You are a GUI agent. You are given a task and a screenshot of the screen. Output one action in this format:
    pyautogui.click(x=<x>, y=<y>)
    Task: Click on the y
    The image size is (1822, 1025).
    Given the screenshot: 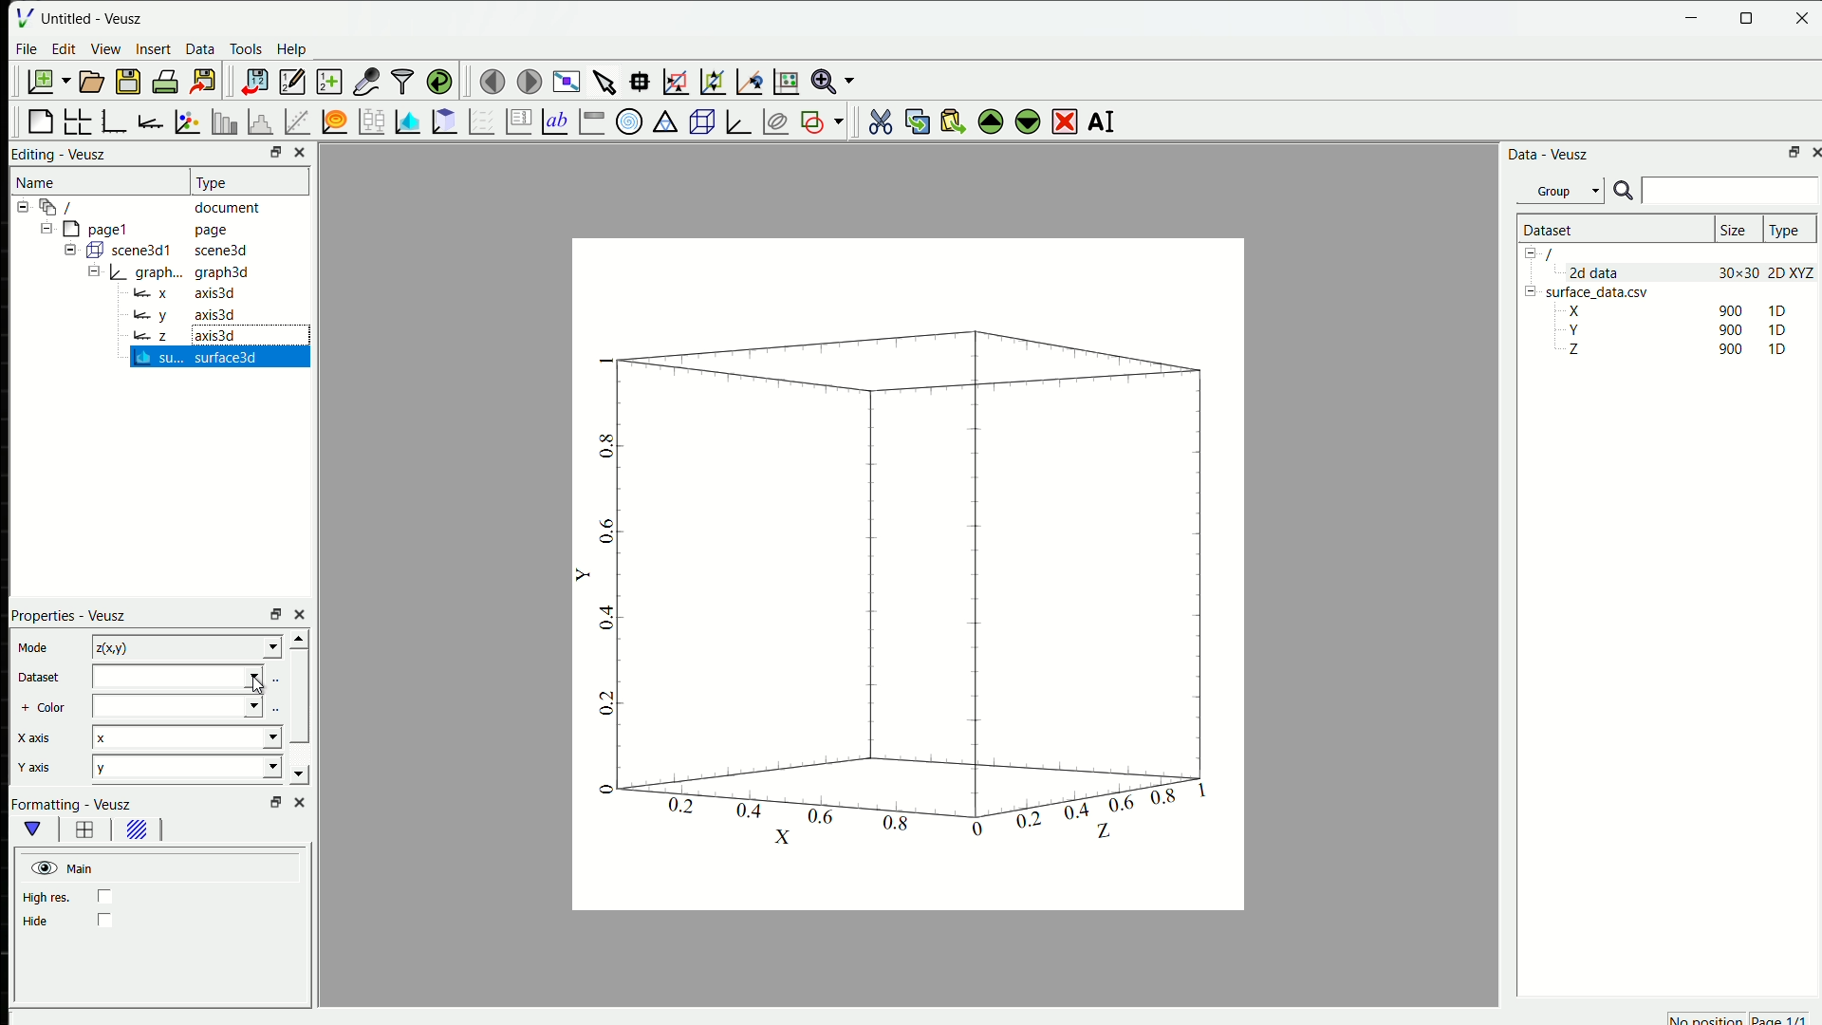 What is the action you would take?
    pyautogui.click(x=174, y=766)
    